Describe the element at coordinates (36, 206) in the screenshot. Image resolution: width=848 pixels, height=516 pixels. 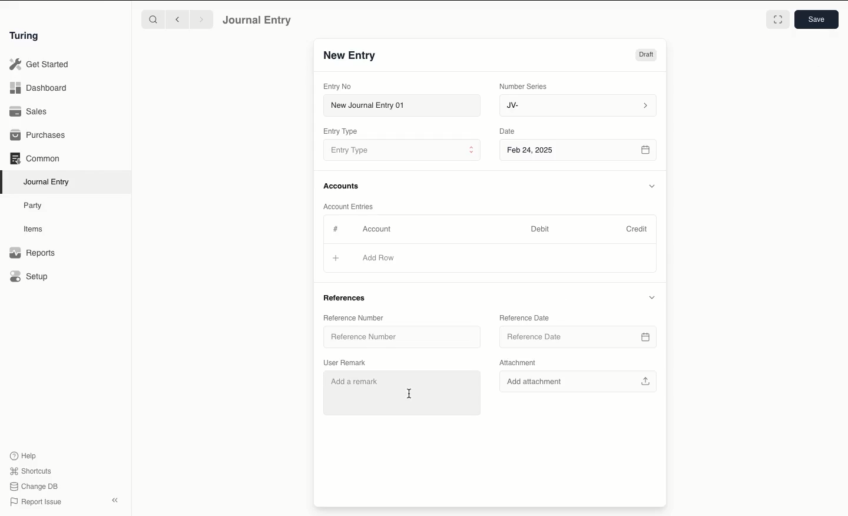
I see `Party` at that location.